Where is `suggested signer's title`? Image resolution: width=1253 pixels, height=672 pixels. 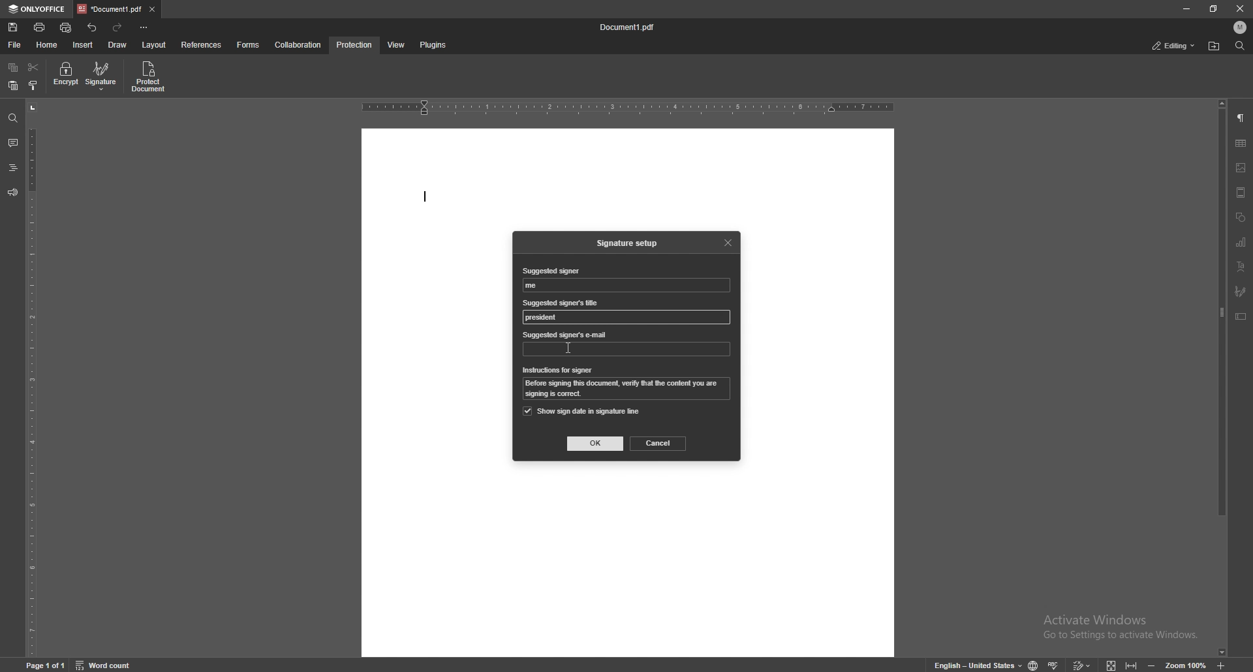
suggested signer's title is located at coordinates (561, 302).